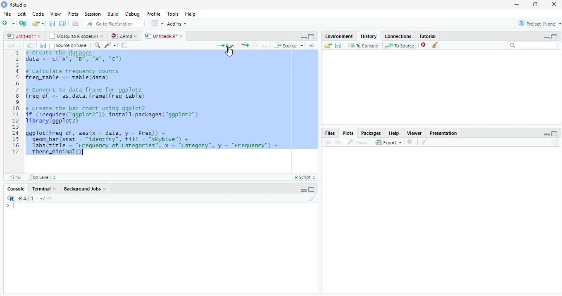 The image size is (562, 296). What do you see at coordinates (55, 14) in the screenshot?
I see `View` at bounding box center [55, 14].